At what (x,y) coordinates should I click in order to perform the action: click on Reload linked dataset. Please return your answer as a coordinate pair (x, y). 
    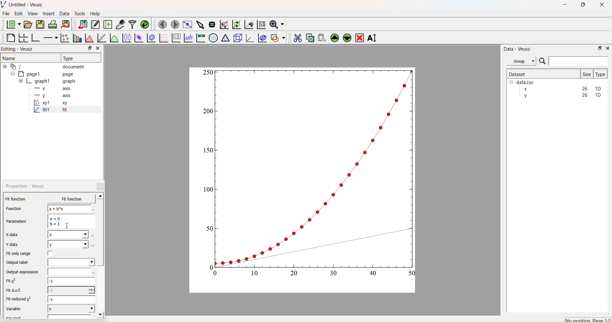
    Looking at the image, I should click on (144, 24).